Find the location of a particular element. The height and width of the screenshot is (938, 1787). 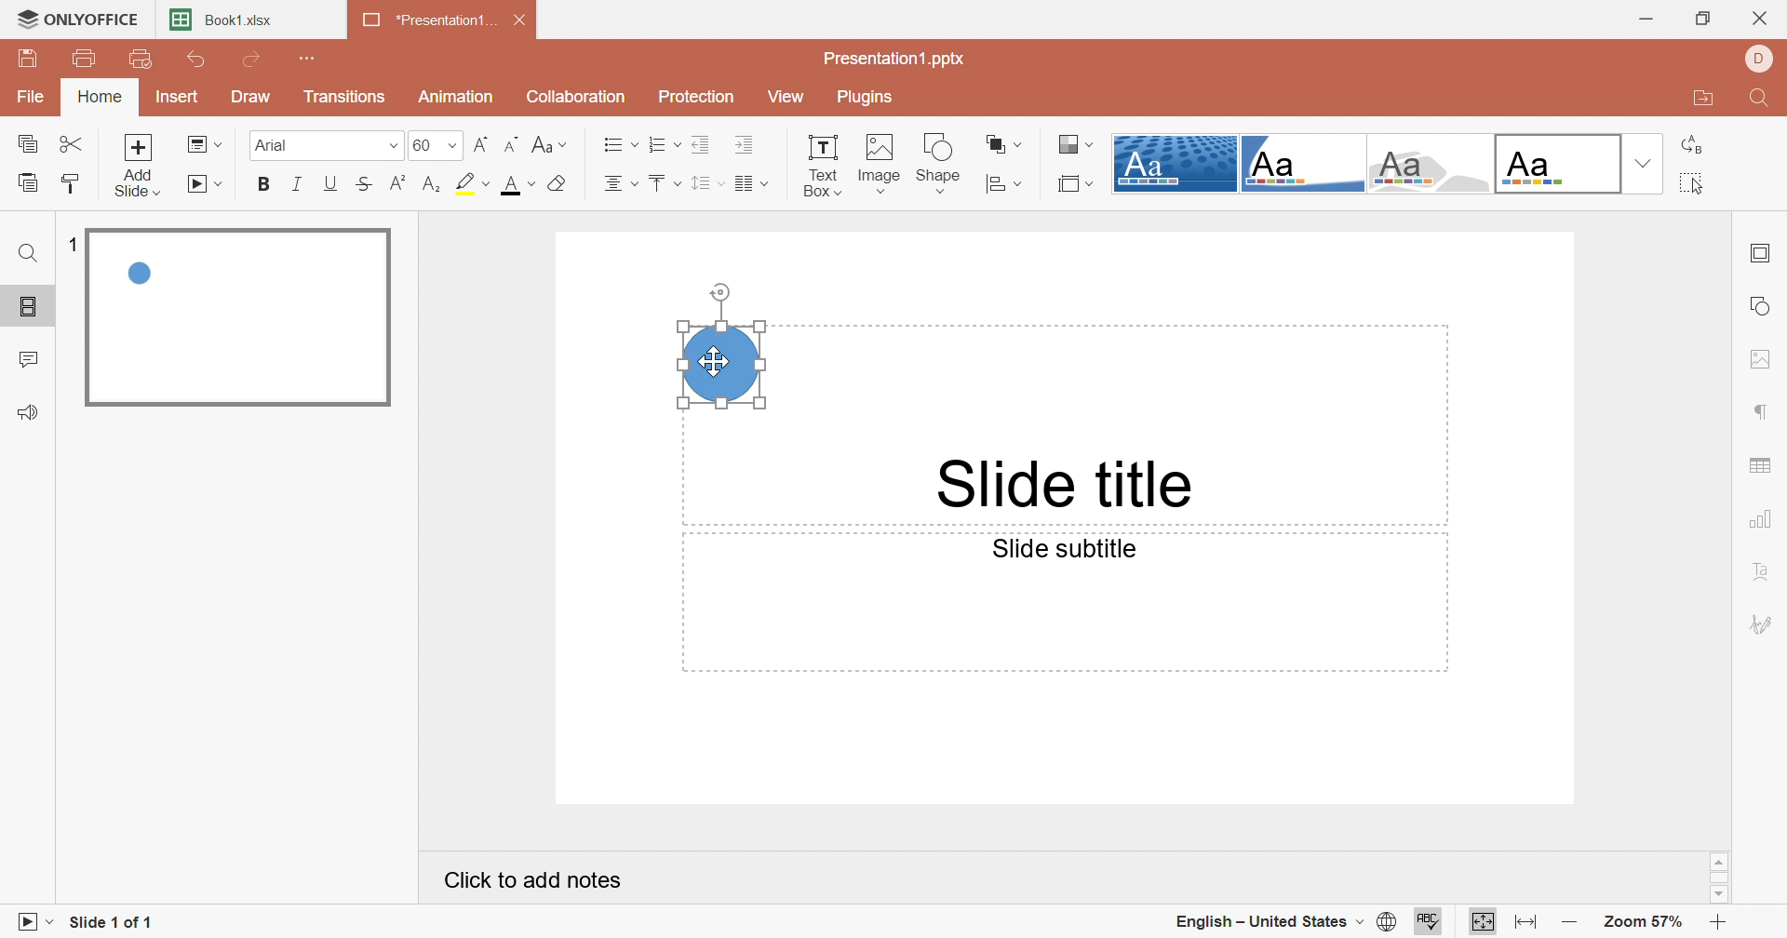

Image is located at coordinates (876, 164).